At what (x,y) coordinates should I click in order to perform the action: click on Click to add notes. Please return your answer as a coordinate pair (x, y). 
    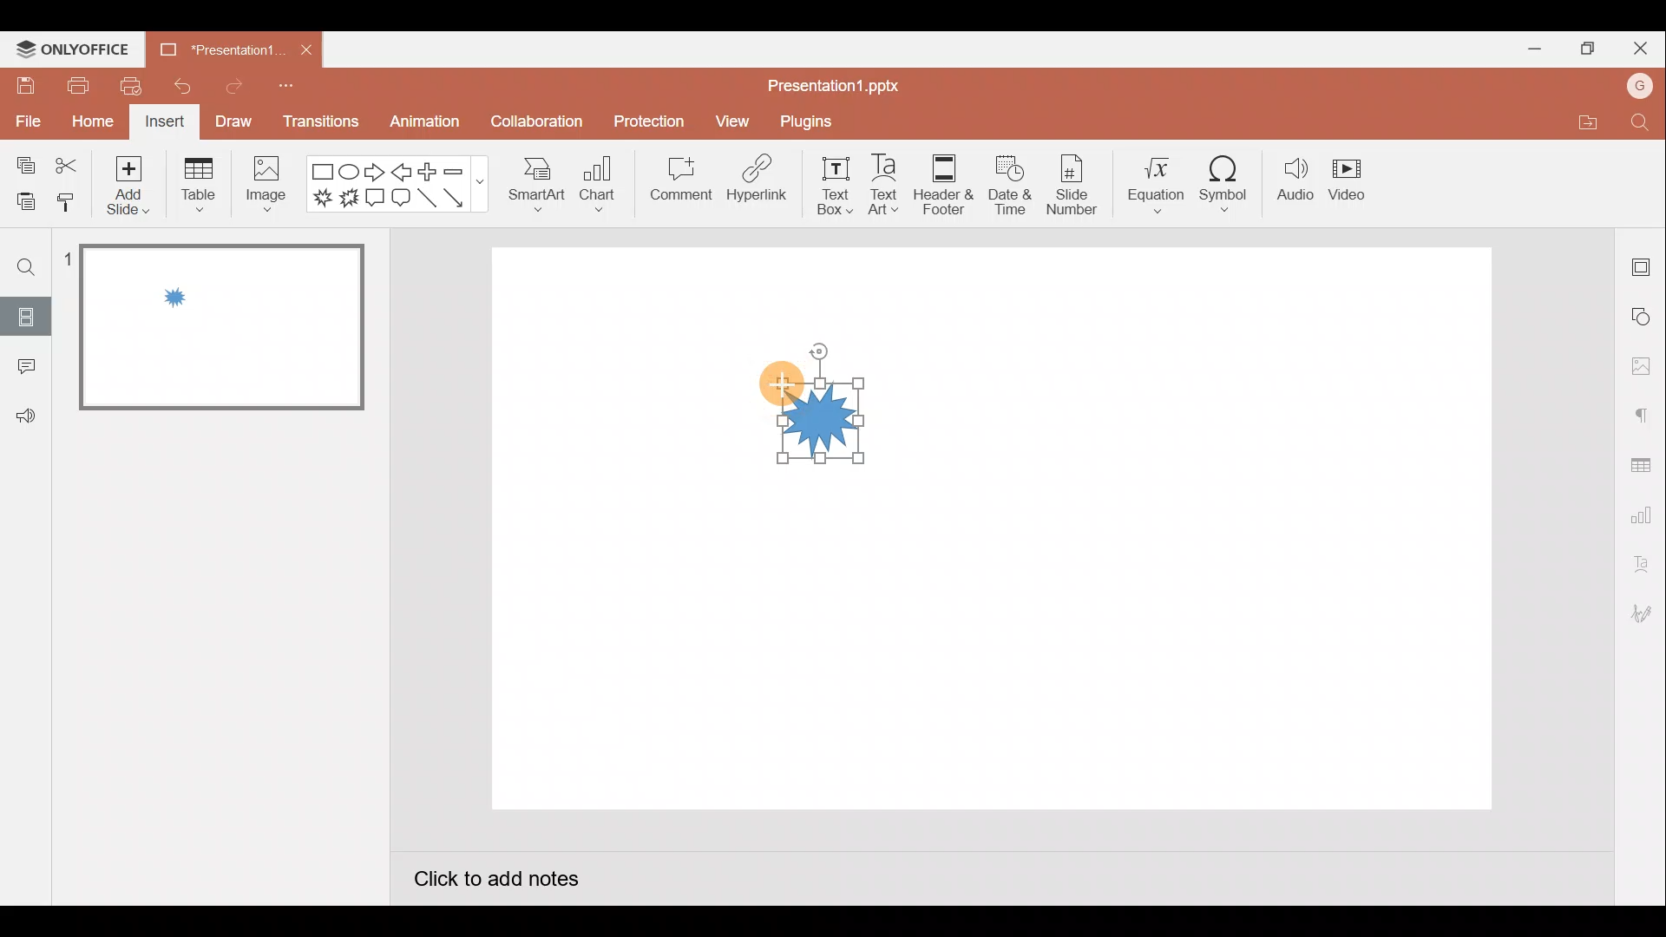
    Looking at the image, I should click on (496, 875).